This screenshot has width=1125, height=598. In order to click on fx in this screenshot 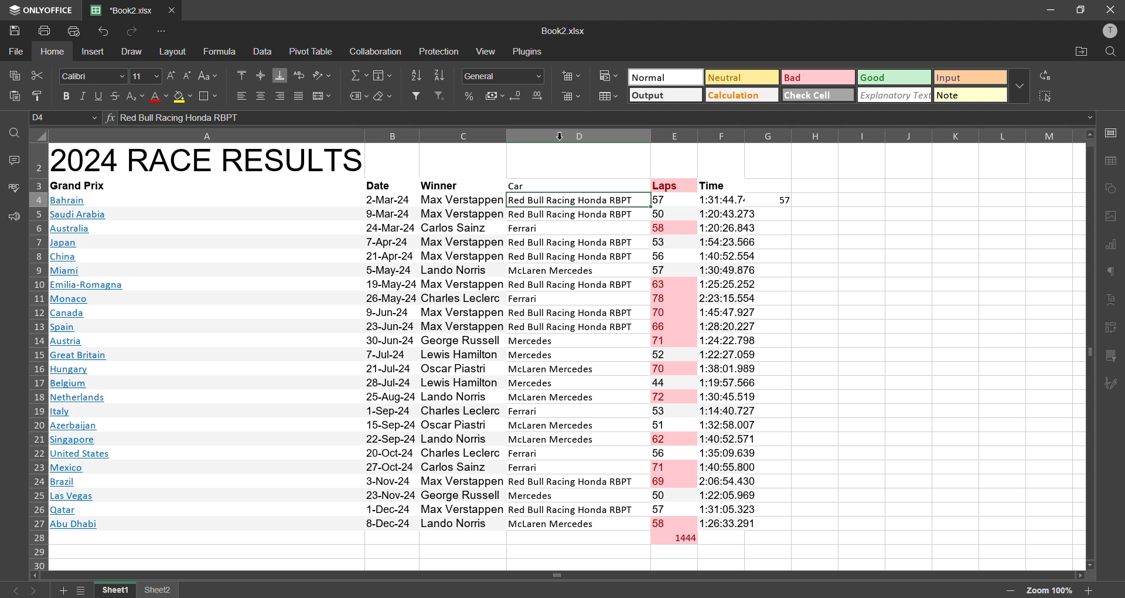, I will do `click(112, 118)`.